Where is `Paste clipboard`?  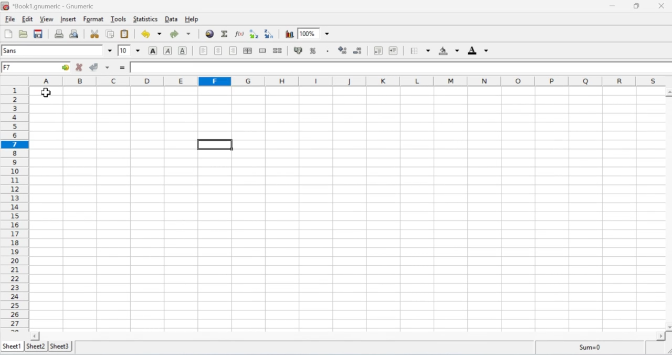 Paste clipboard is located at coordinates (125, 34).